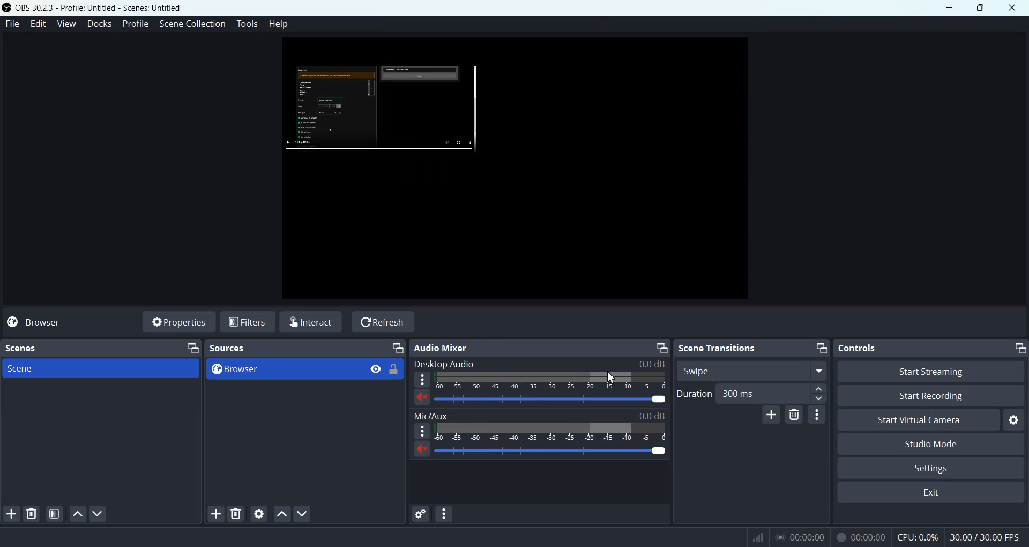 This screenshot has height=547, width=1029. What do you see at coordinates (55, 514) in the screenshot?
I see `Open scene Filter` at bounding box center [55, 514].